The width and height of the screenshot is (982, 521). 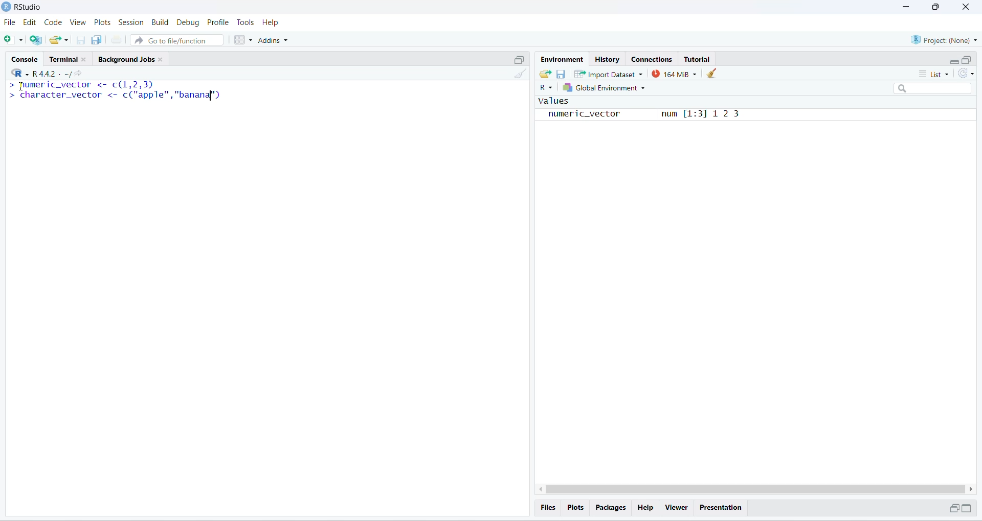 What do you see at coordinates (934, 89) in the screenshot?
I see `search` at bounding box center [934, 89].